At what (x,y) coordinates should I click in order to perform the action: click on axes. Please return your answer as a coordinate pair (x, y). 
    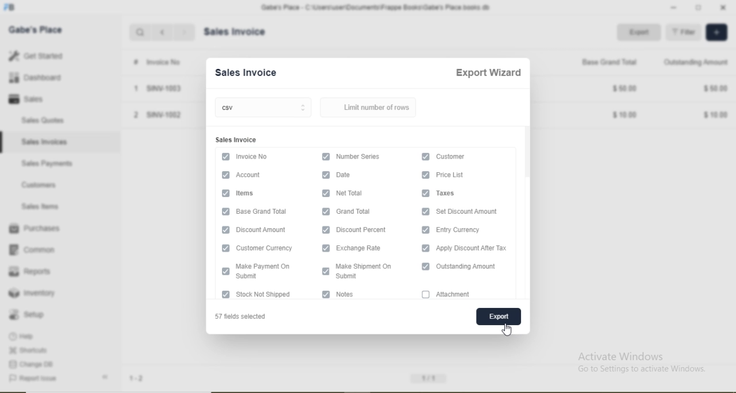
    Looking at the image, I should click on (454, 194).